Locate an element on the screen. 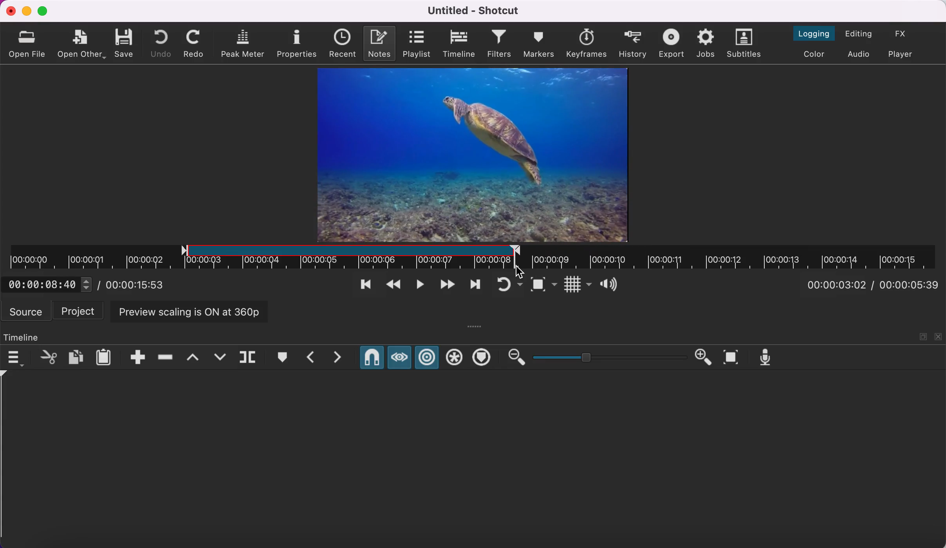  peak meter is located at coordinates (242, 43).